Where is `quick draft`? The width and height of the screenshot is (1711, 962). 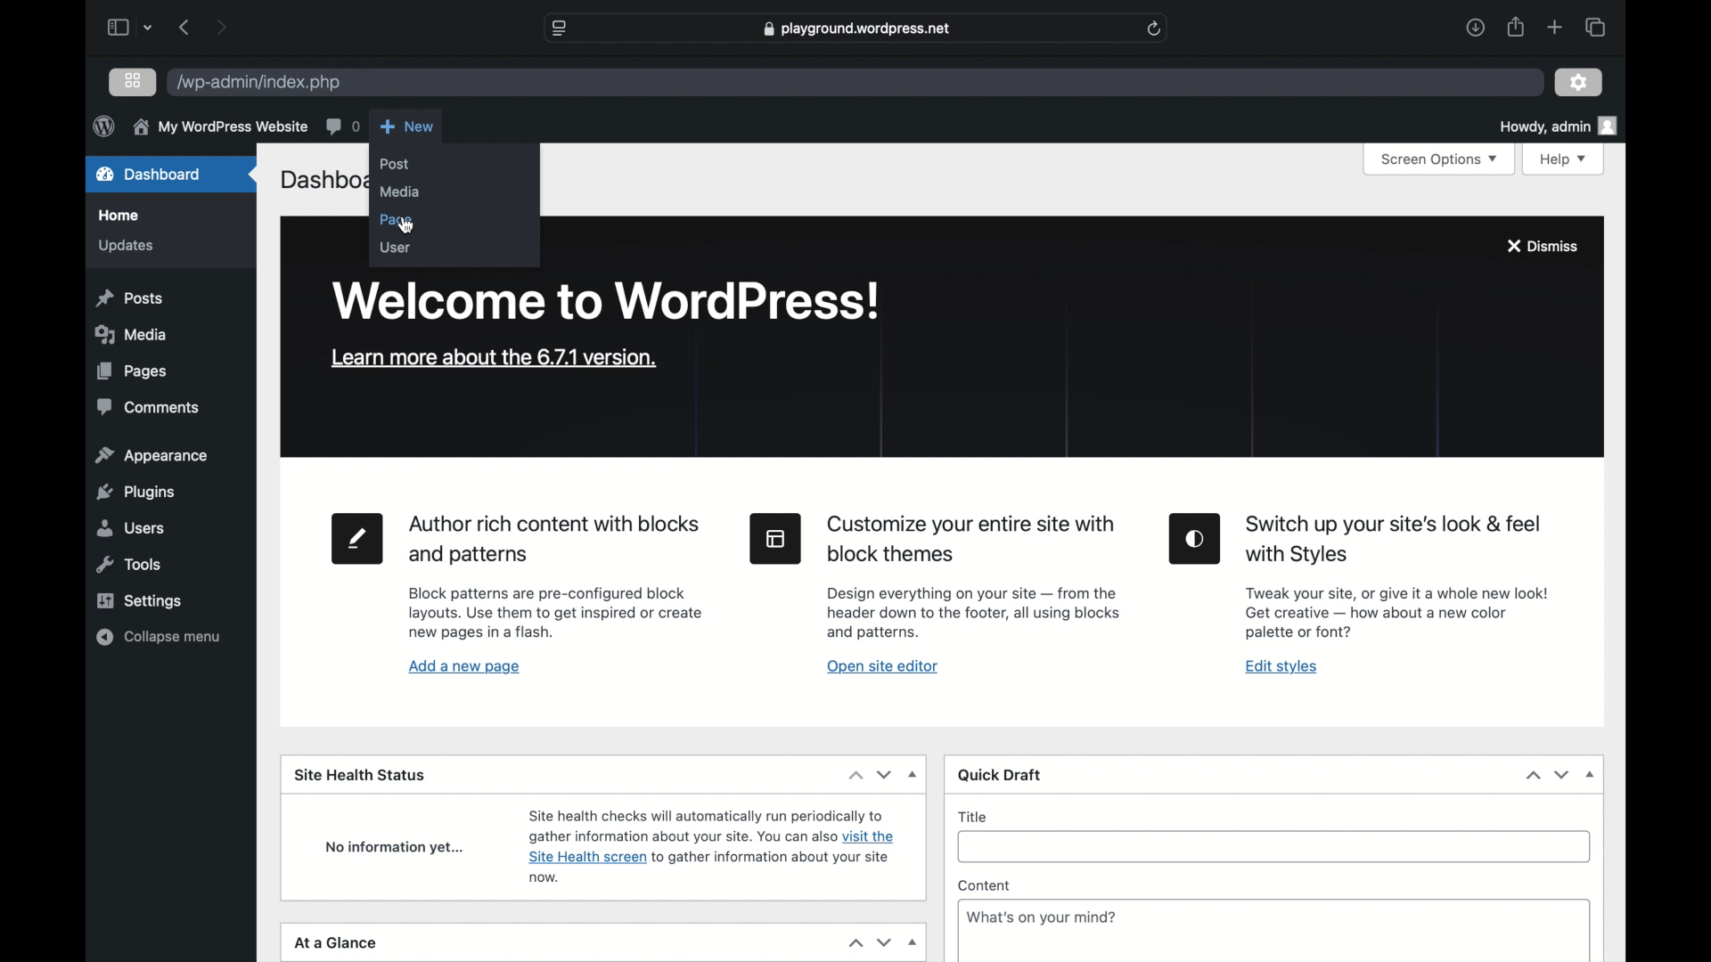
quick draft is located at coordinates (1000, 777).